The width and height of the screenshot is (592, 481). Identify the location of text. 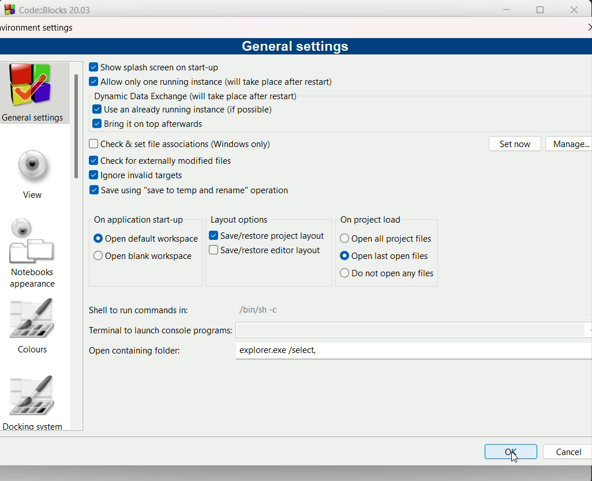
(147, 175).